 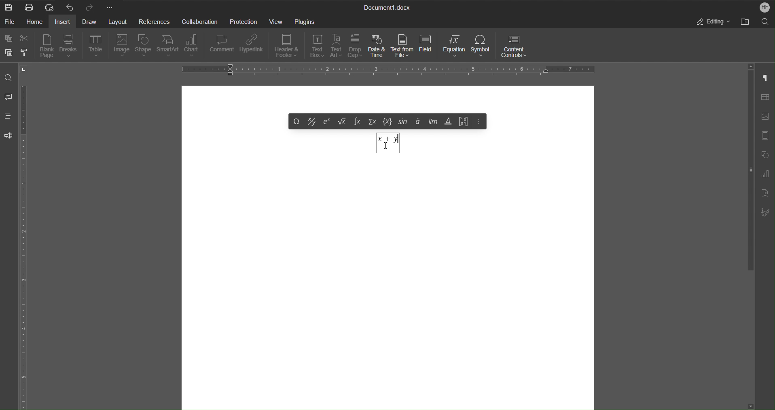 What do you see at coordinates (9, 78) in the screenshot?
I see `Find` at bounding box center [9, 78].